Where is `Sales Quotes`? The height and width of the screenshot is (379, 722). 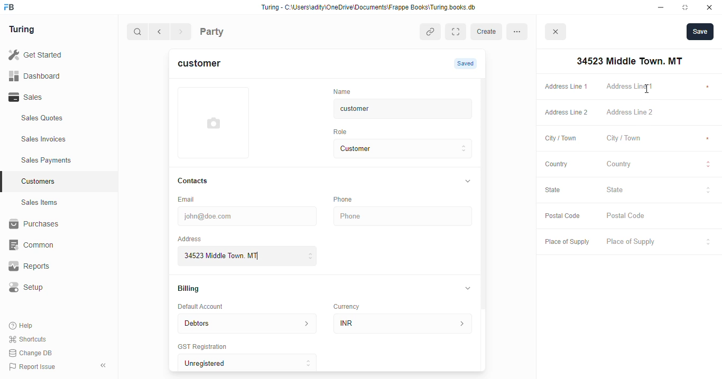 Sales Quotes is located at coordinates (57, 119).